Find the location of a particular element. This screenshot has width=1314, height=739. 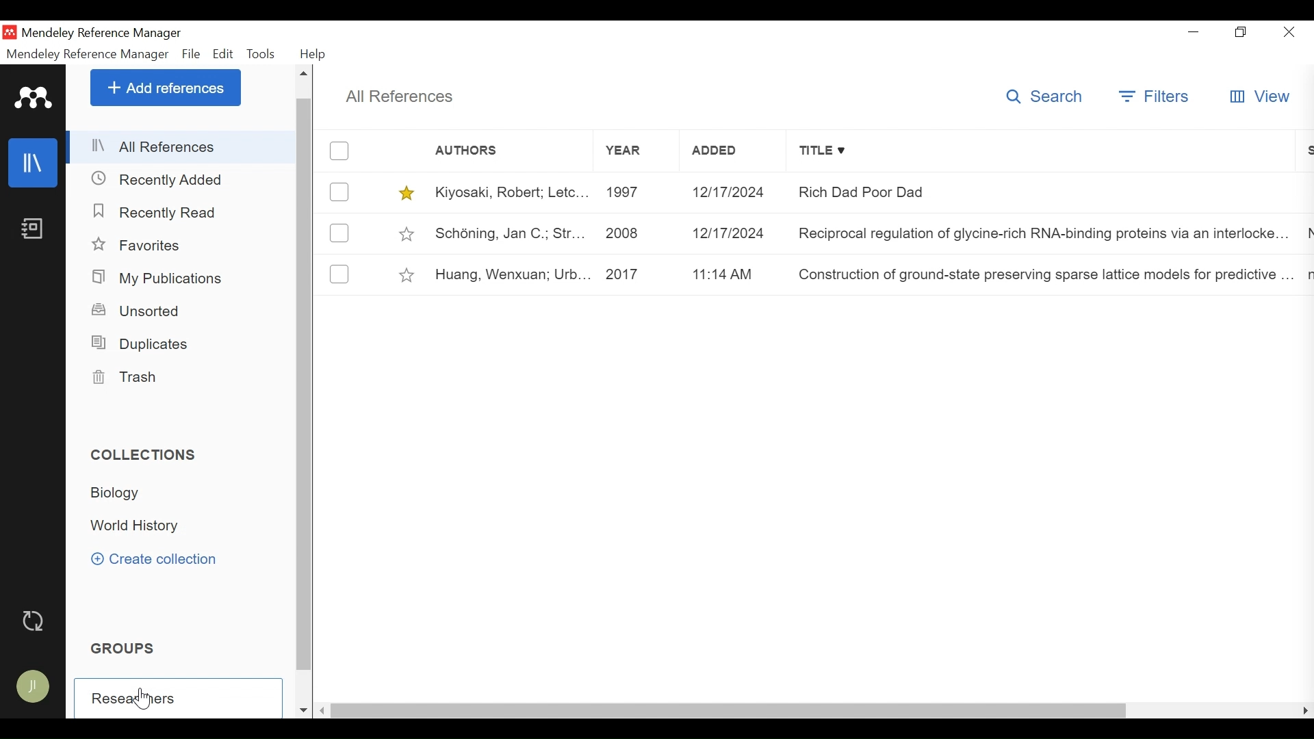

Mendeley Desktop Icon is located at coordinates (10, 32).